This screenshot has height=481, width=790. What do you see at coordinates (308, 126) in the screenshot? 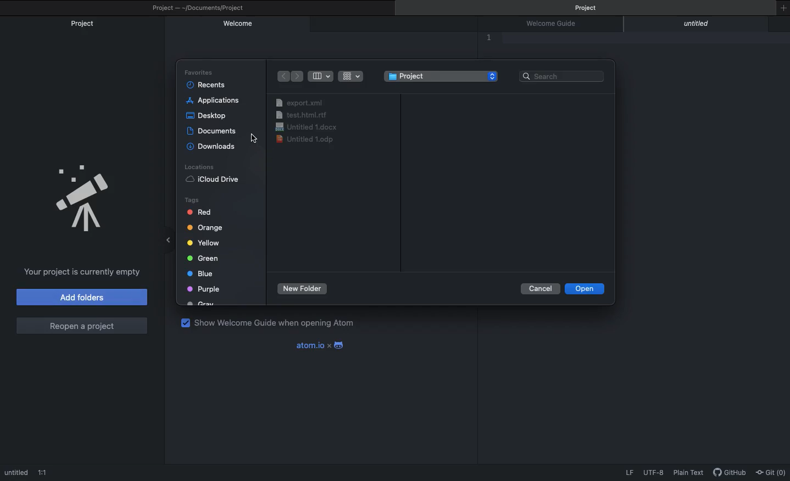
I see `_ IB Untitled 1.docx` at bounding box center [308, 126].